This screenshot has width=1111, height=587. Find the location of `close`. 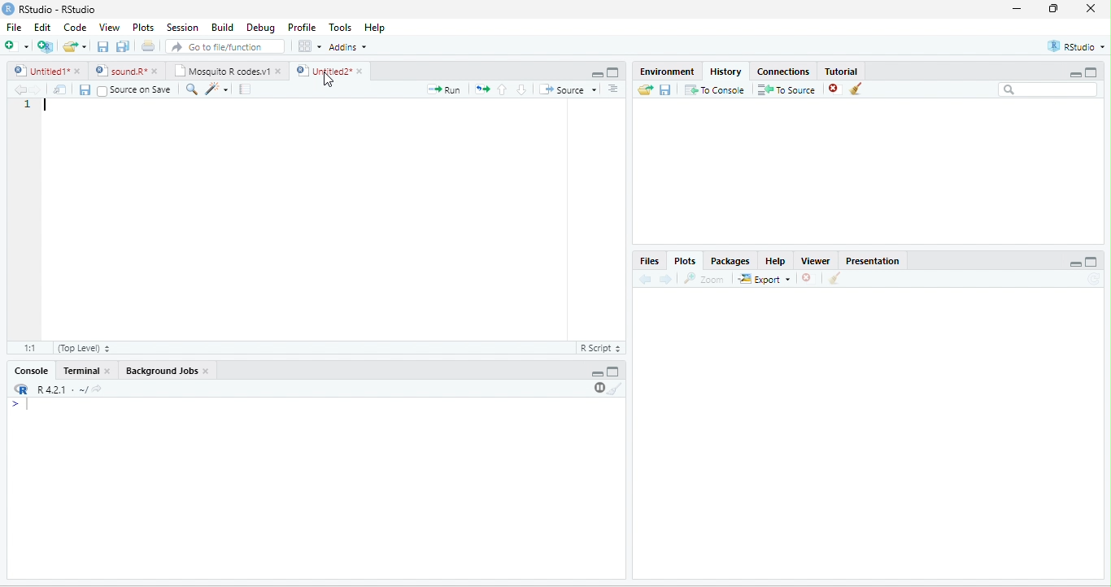

close is located at coordinates (806, 278).